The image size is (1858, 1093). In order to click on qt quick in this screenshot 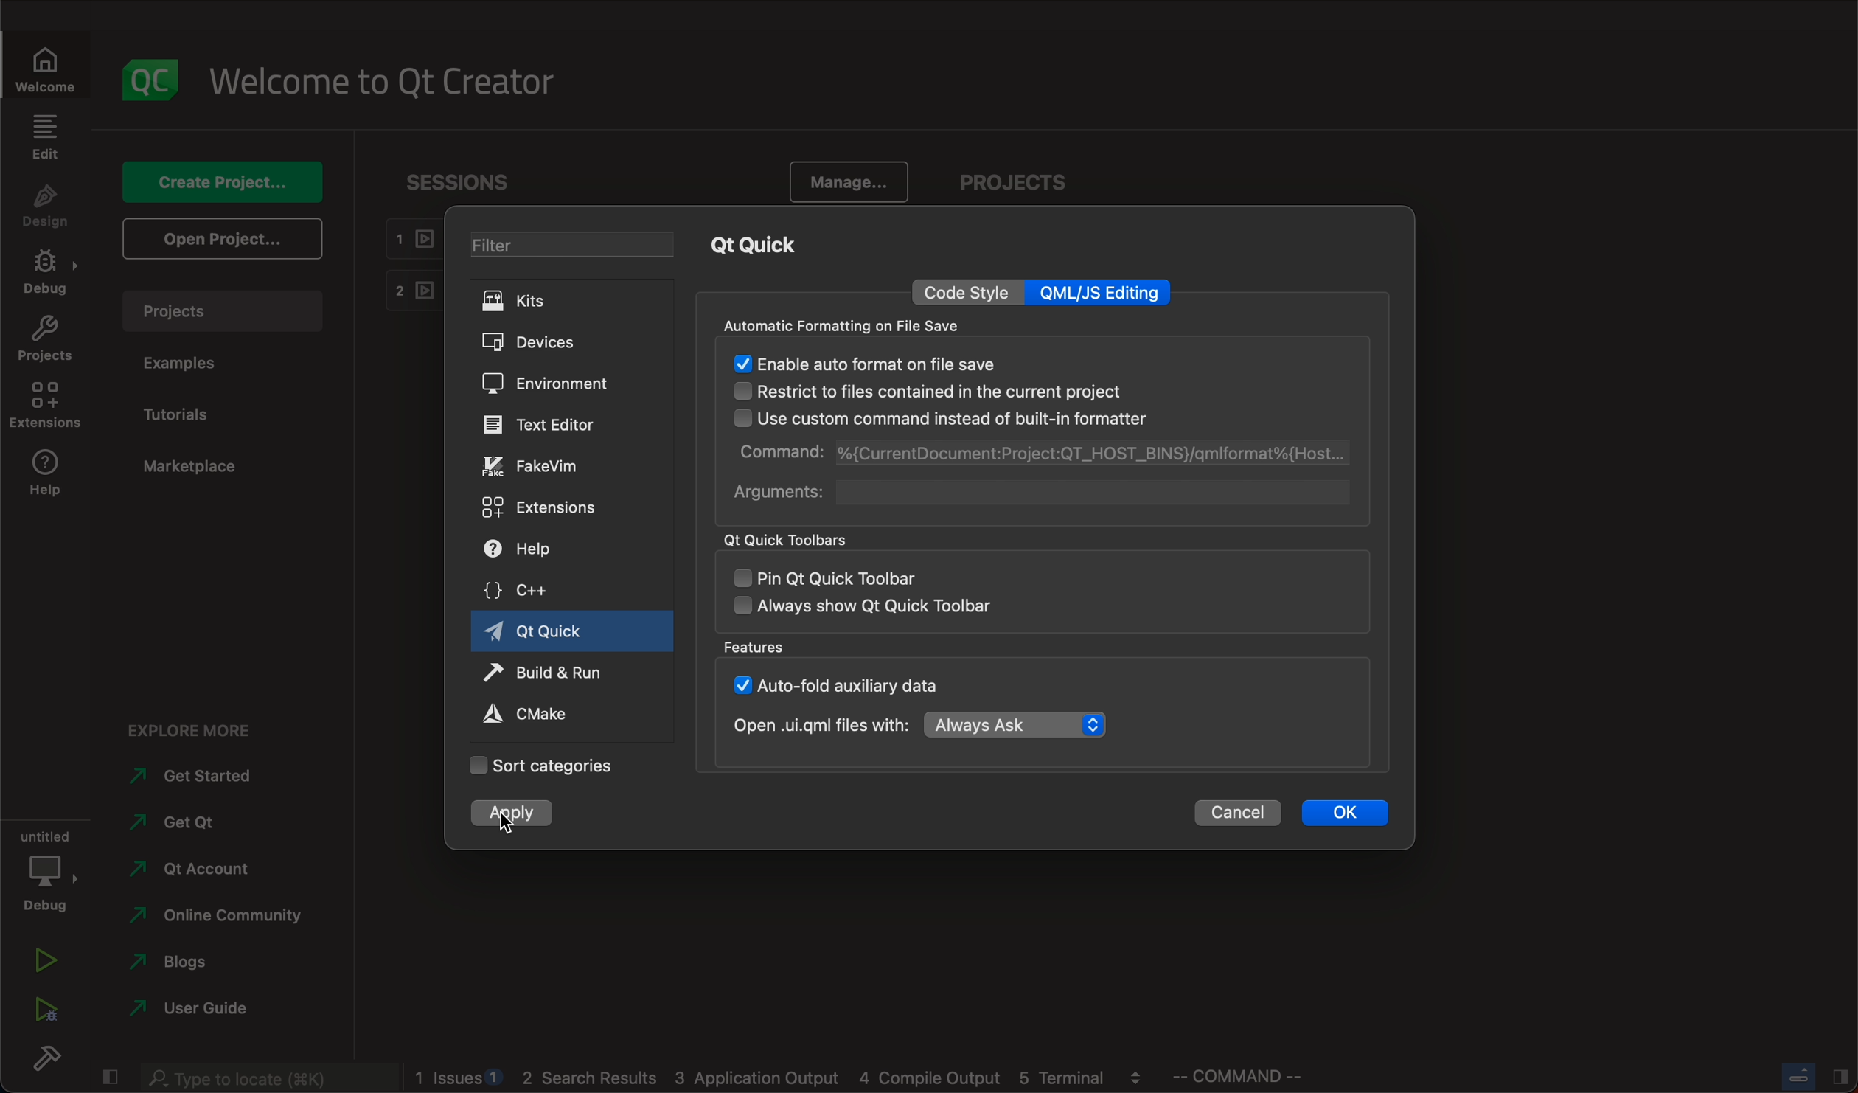, I will do `click(759, 245)`.